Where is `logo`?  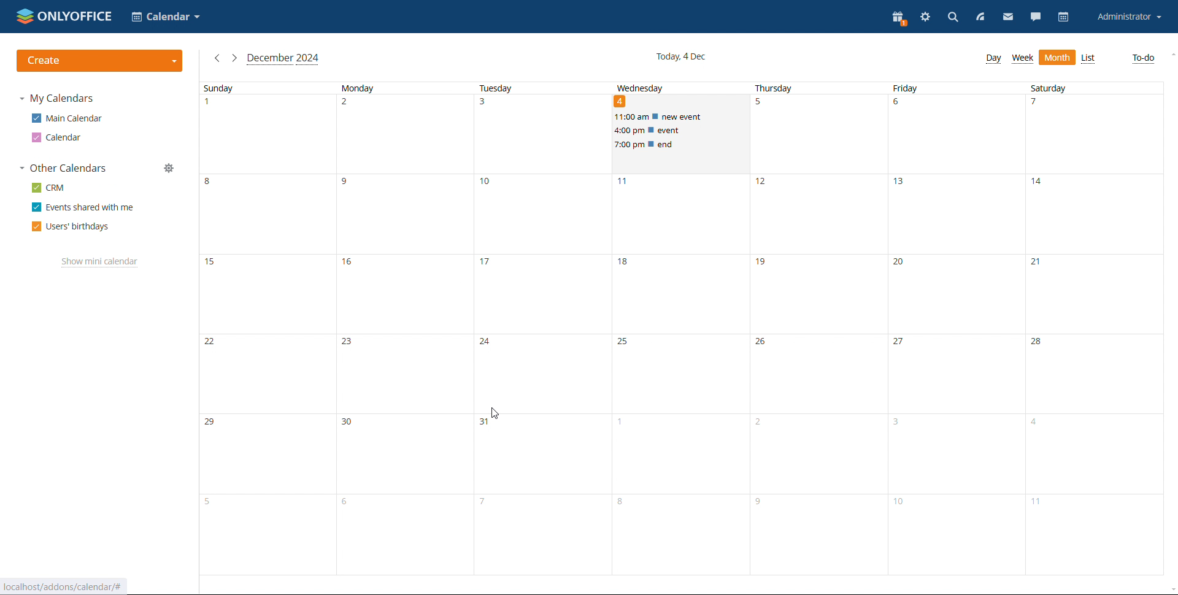
logo is located at coordinates (63, 17).